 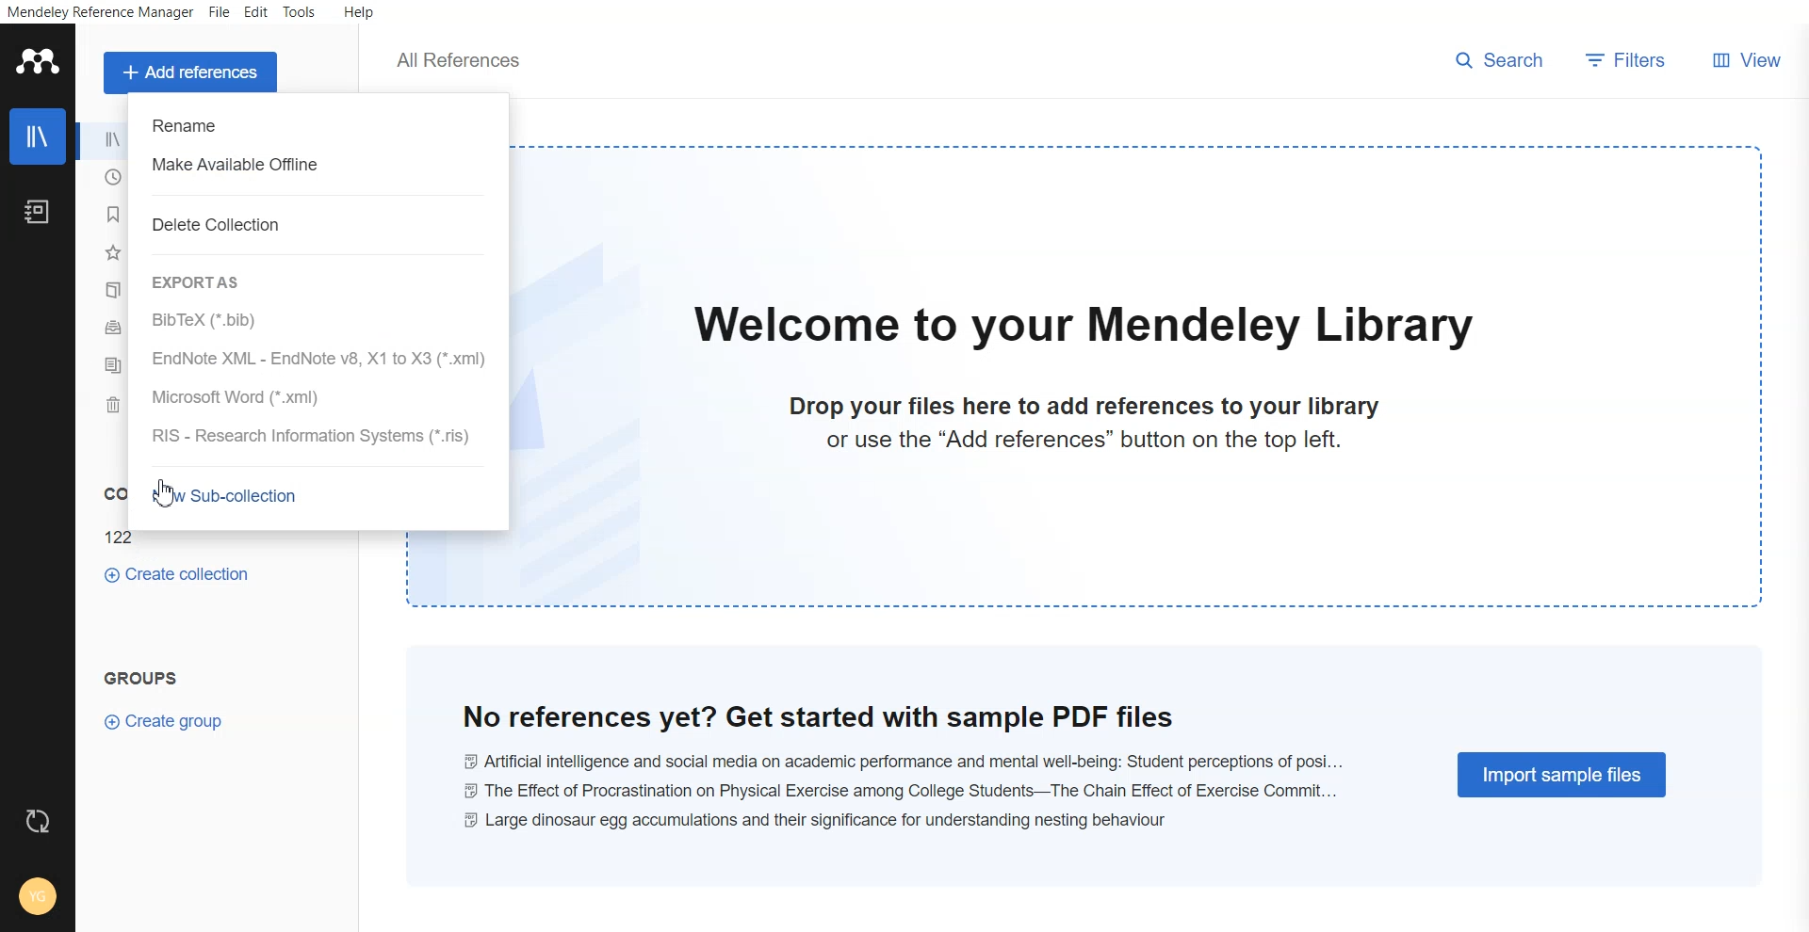 I want to click on all references, so click(x=452, y=61).